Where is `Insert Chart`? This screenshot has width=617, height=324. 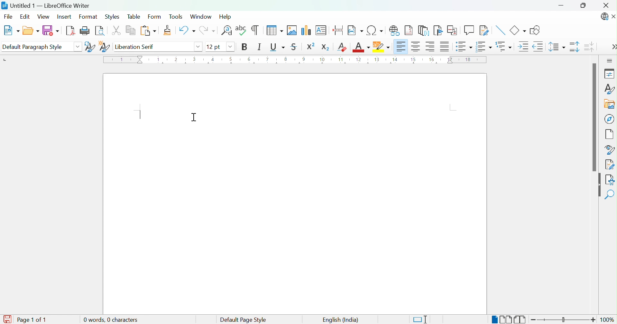
Insert Chart is located at coordinates (306, 30).